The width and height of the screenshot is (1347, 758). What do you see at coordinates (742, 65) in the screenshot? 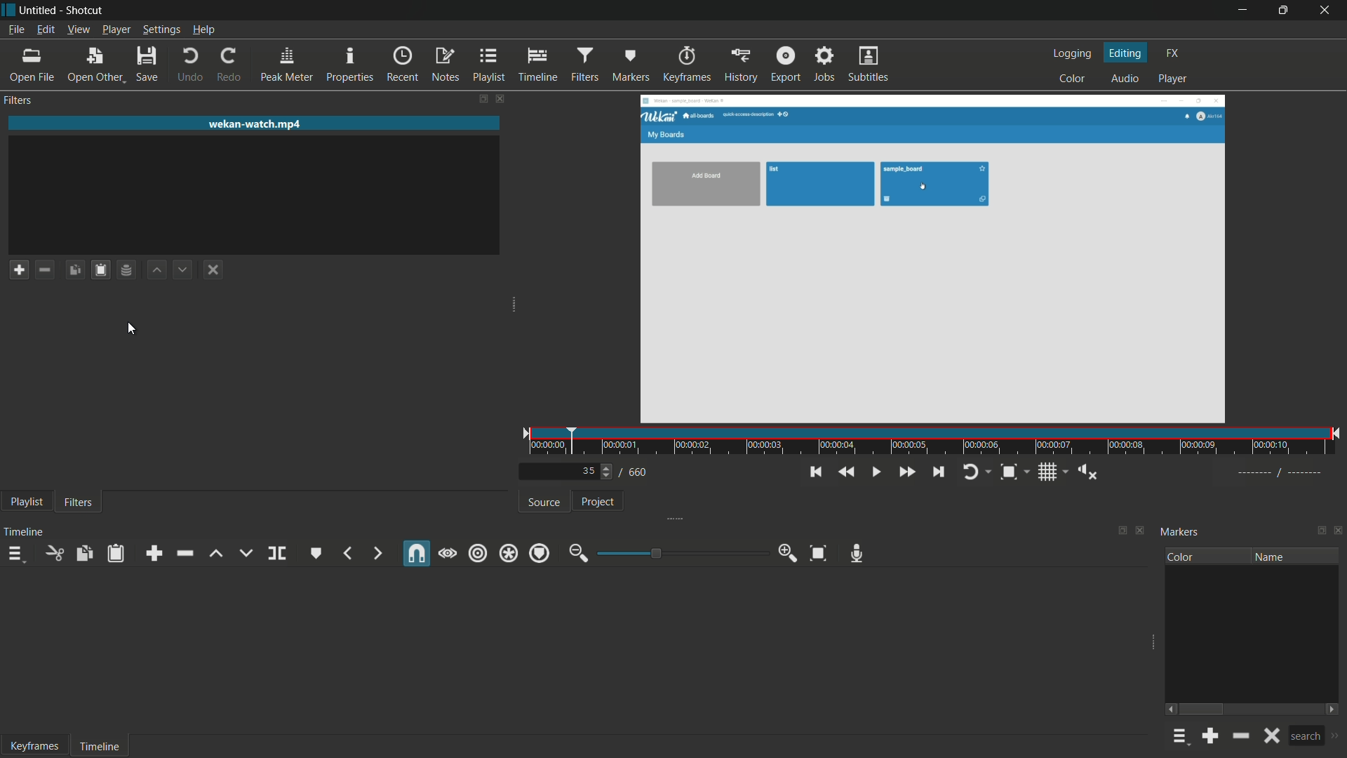
I see `history` at bounding box center [742, 65].